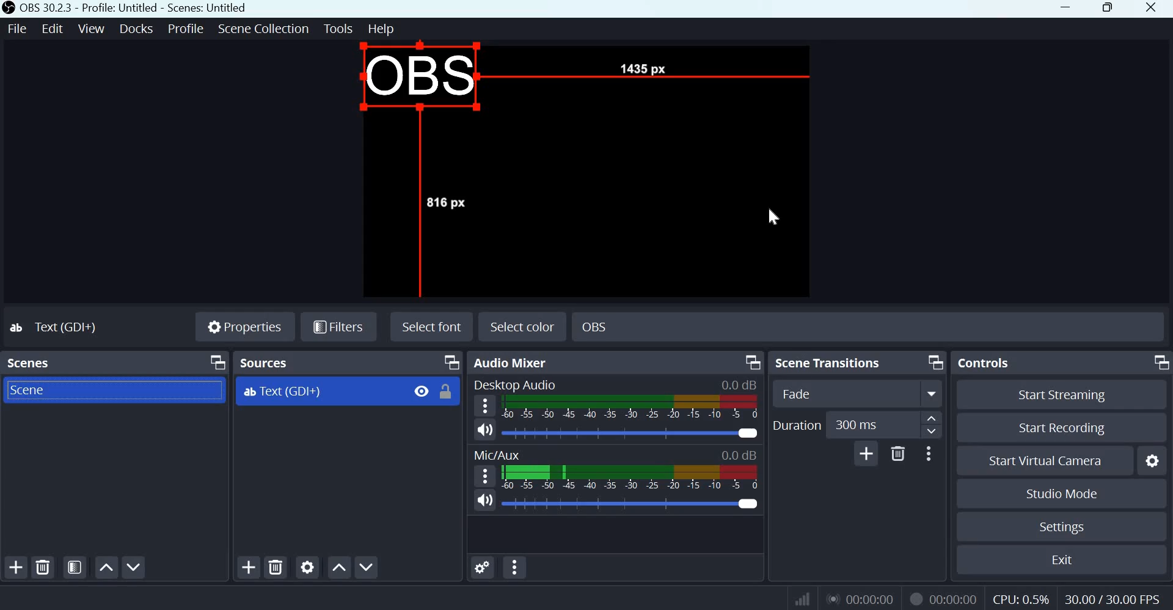 Image resolution: width=1173 pixels, height=610 pixels. I want to click on Scene transitions, so click(830, 362).